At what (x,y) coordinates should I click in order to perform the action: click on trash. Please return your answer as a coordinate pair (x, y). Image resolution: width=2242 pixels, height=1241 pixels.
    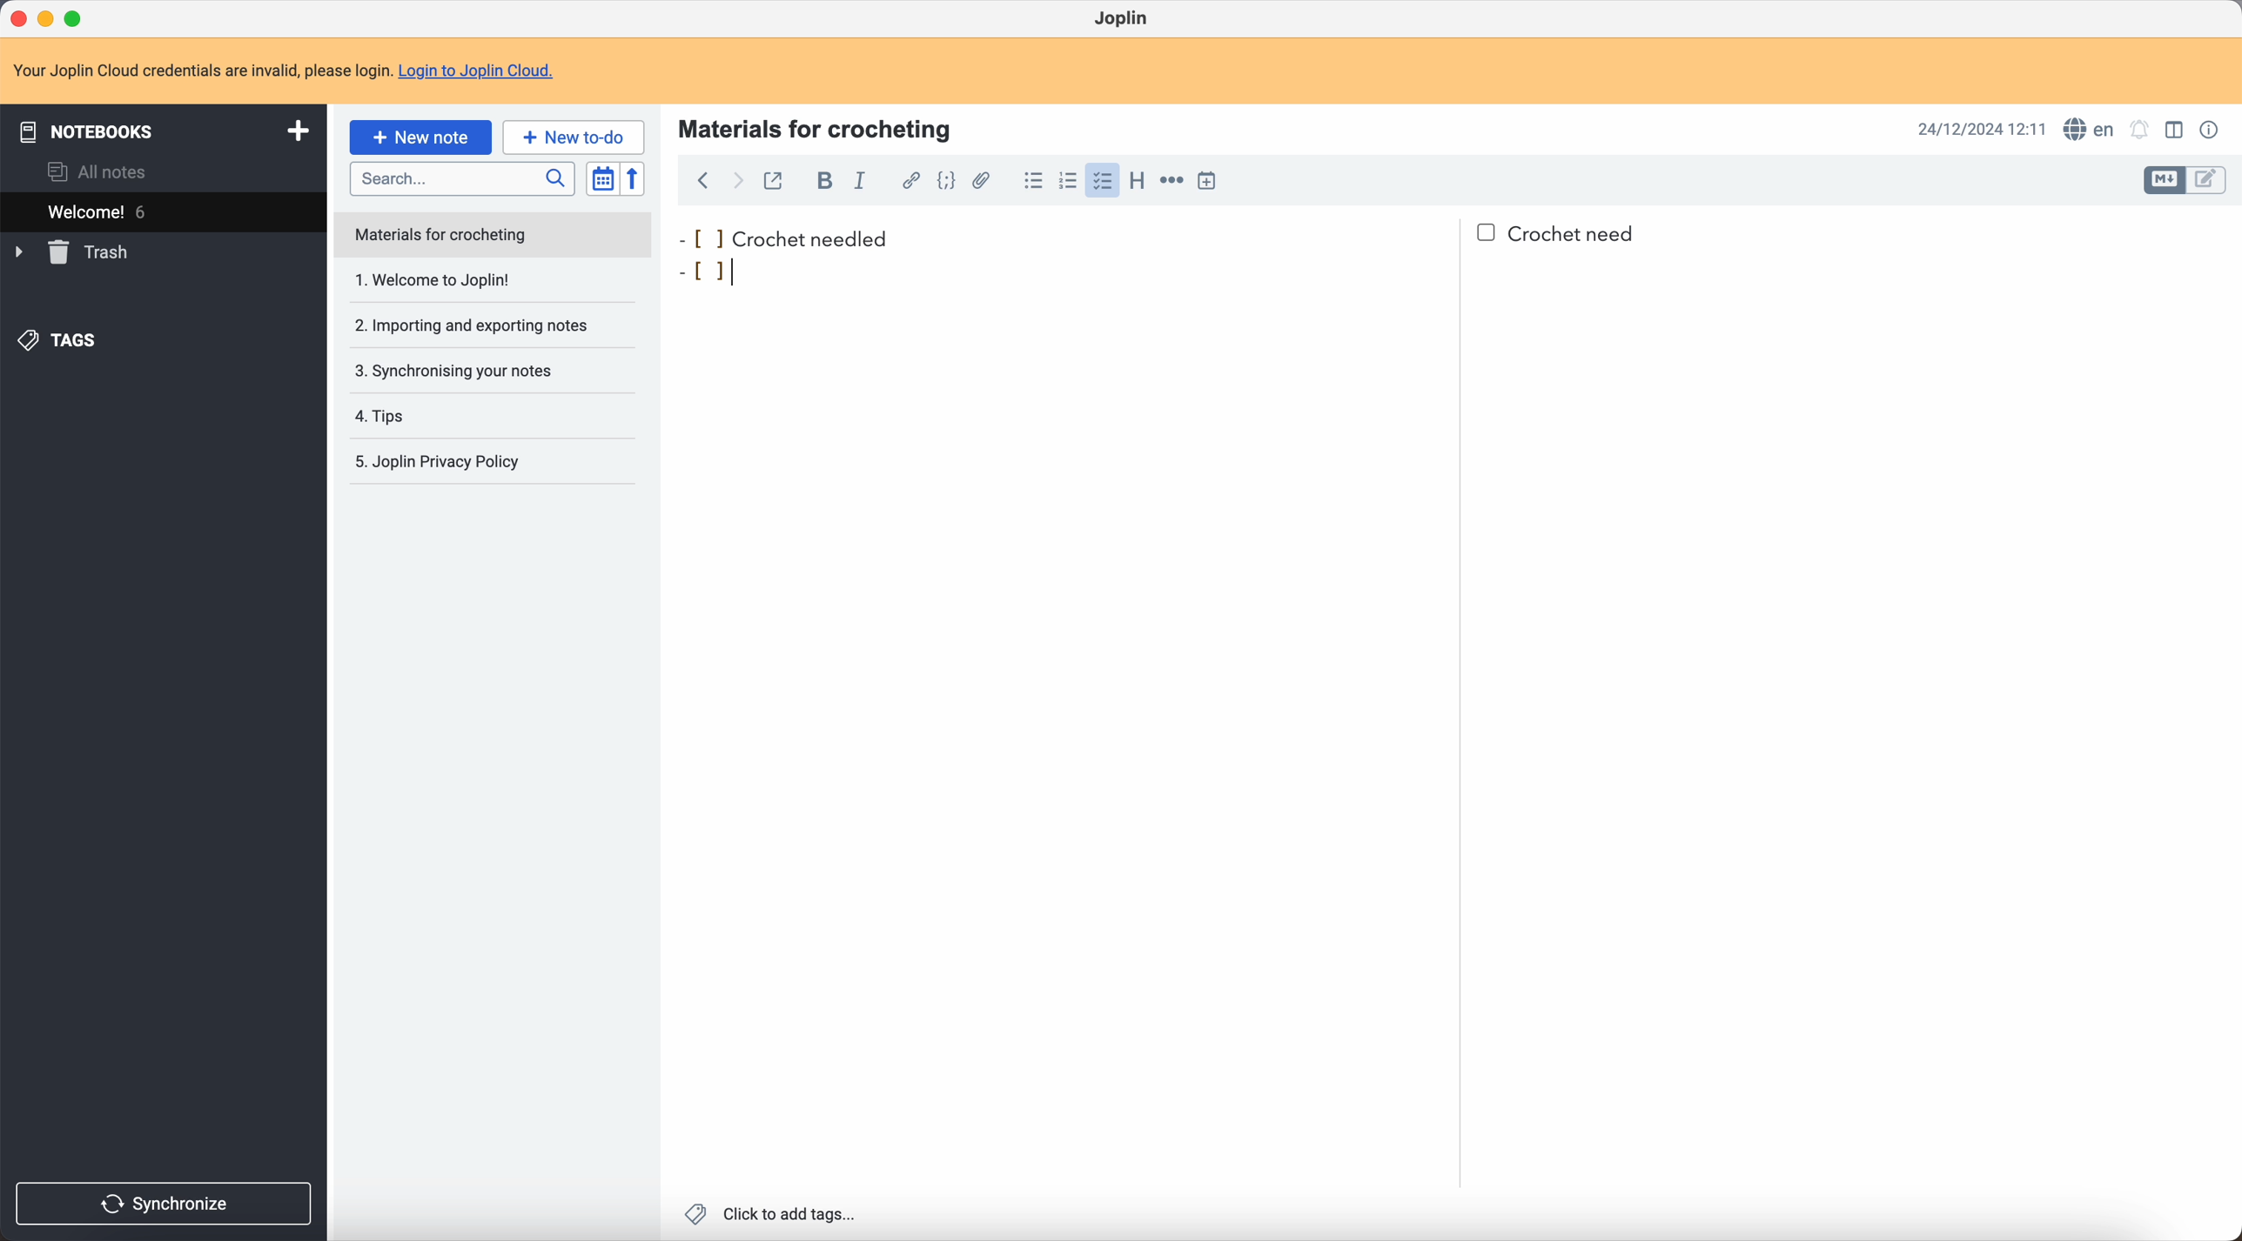
    Looking at the image, I should click on (75, 252).